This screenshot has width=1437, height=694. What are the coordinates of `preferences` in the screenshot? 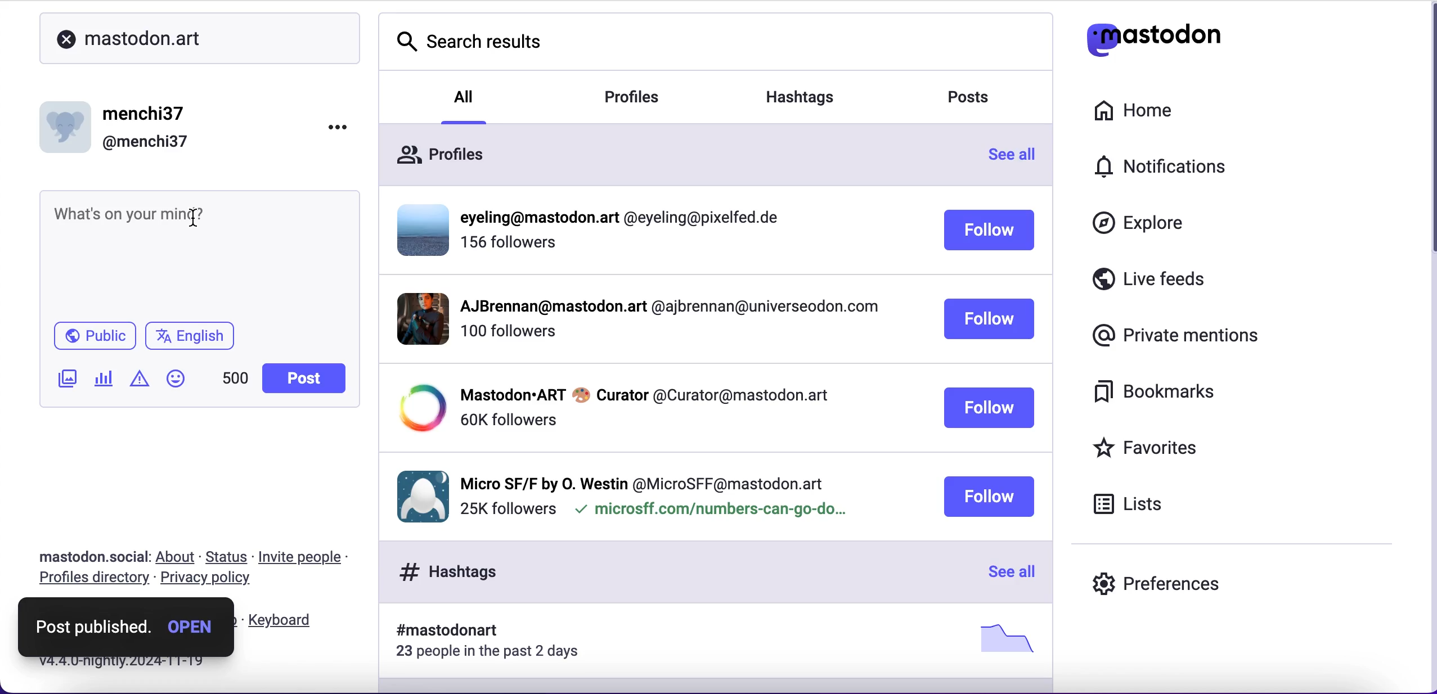 It's located at (1161, 582).